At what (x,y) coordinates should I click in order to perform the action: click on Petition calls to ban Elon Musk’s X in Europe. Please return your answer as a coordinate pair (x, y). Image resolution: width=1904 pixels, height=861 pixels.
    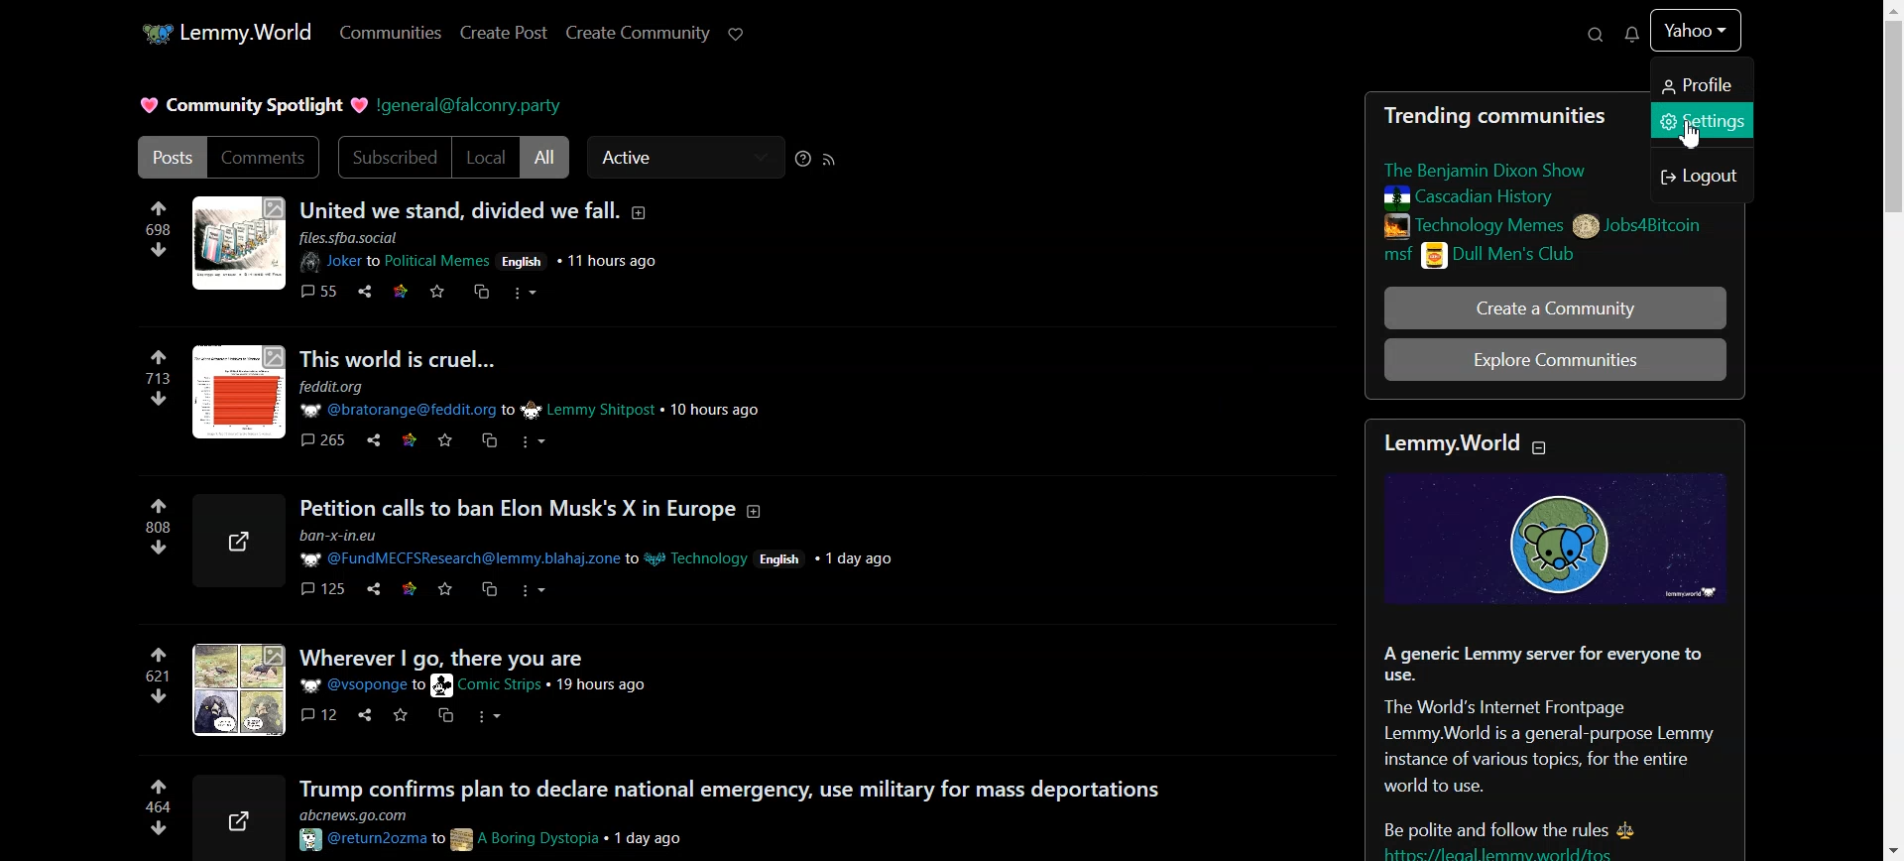
    Looking at the image, I should click on (521, 506).